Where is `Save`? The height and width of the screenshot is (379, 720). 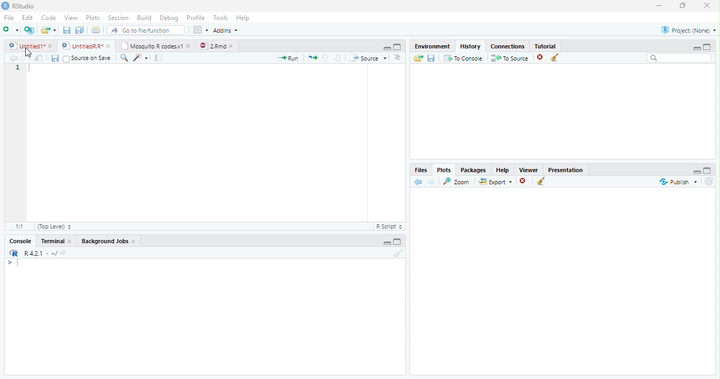 Save is located at coordinates (54, 58).